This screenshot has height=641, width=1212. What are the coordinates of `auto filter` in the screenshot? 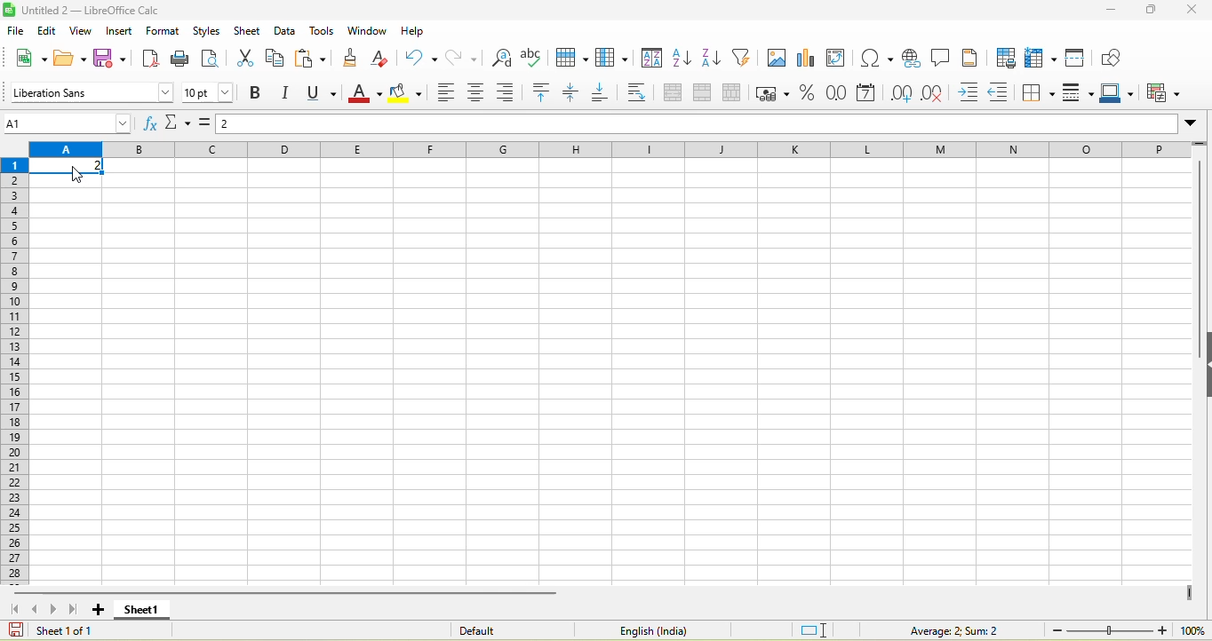 It's located at (745, 57).